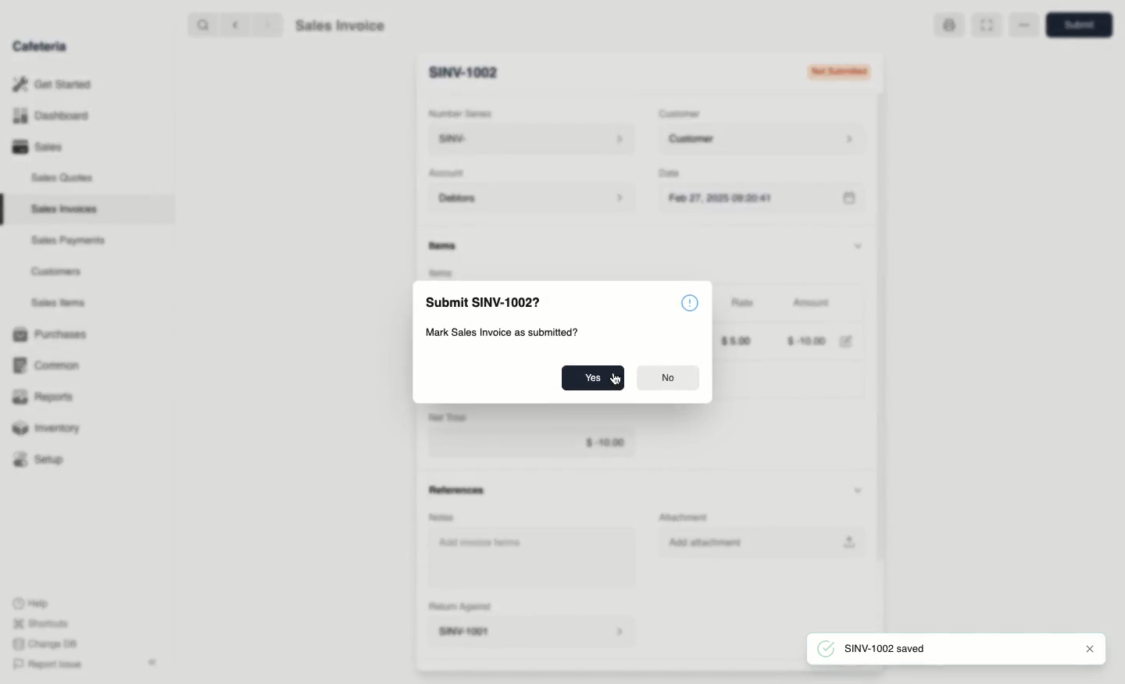  What do you see at coordinates (502, 333) in the screenshot?
I see `Mark Sales Invoice as submitted?` at bounding box center [502, 333].